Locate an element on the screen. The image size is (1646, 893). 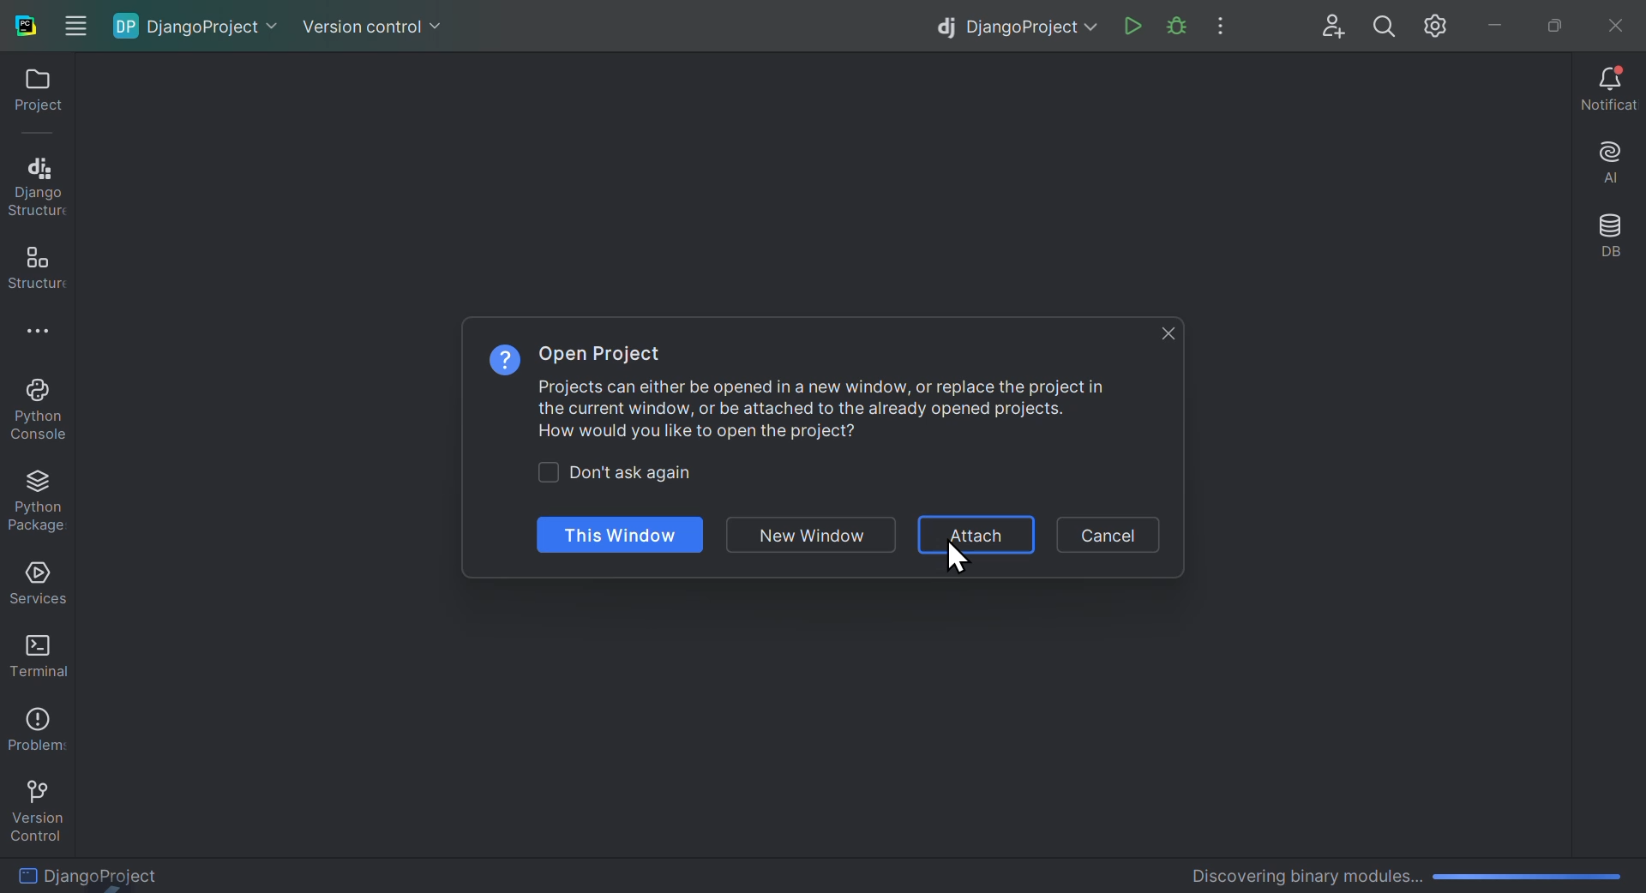
Services is located at coordinates (34, 584).